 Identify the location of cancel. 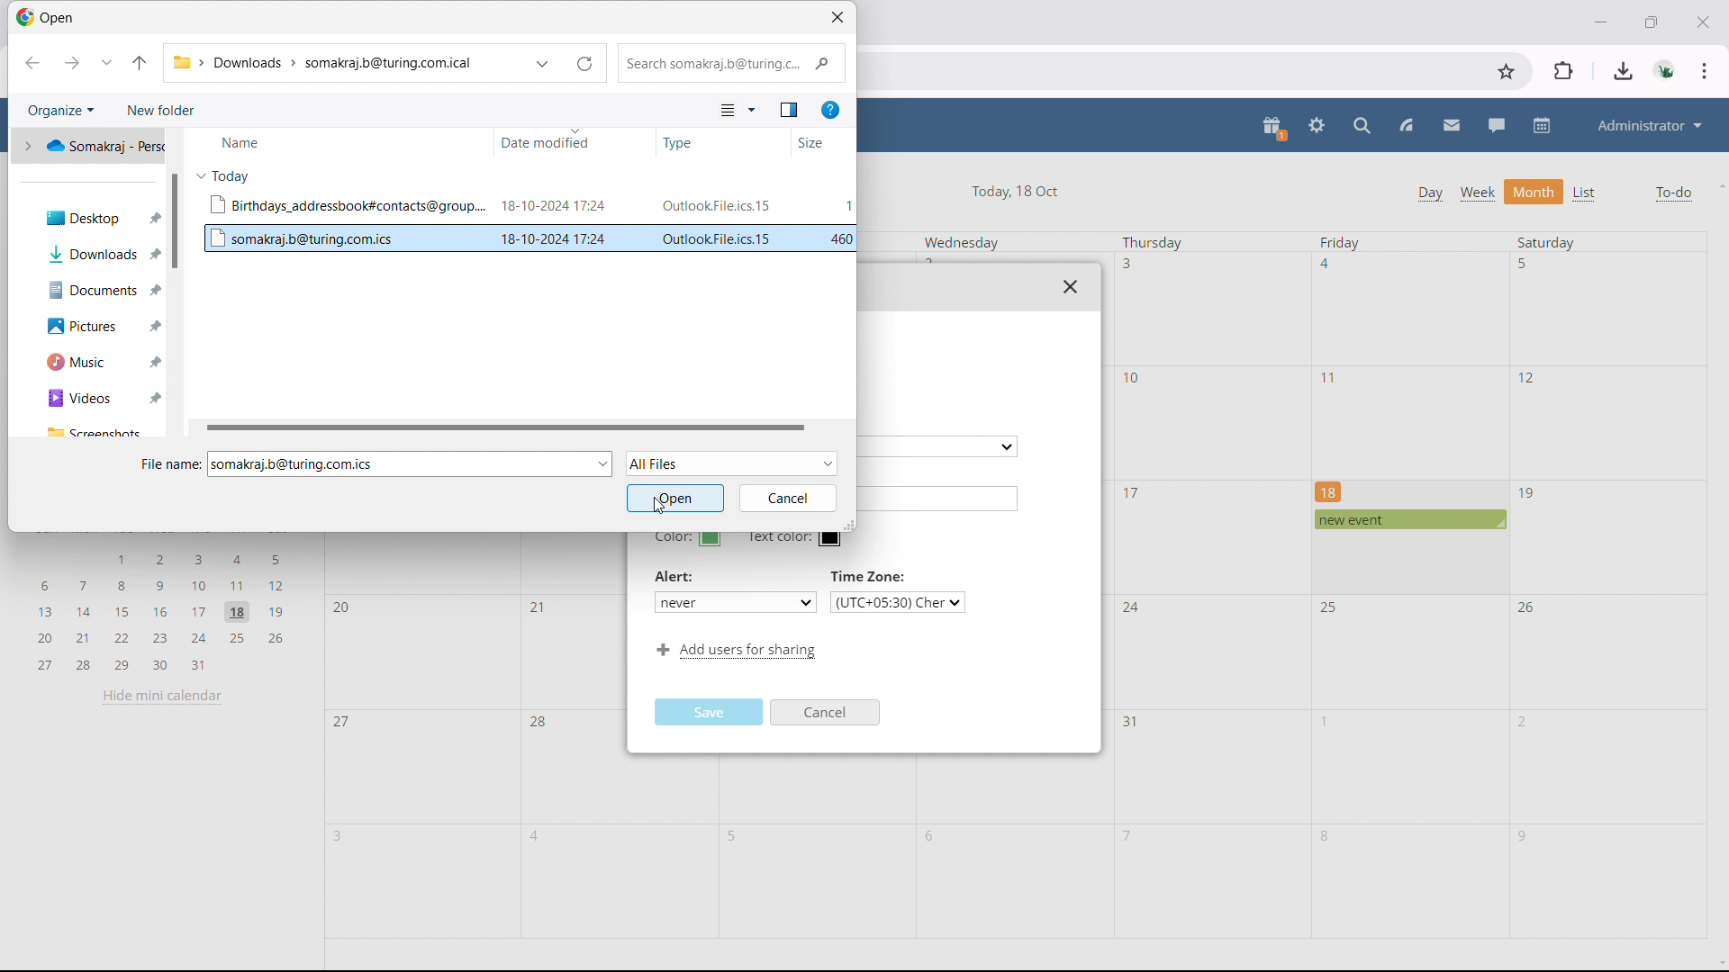
(785, 499).